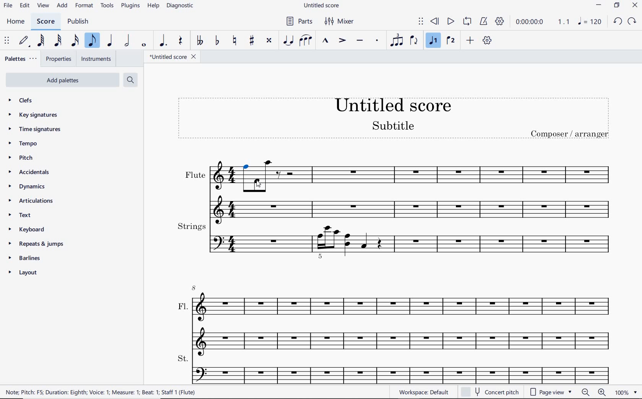  What do you see at coordinates (450, 41) in the screenshot?
I see `VOICE 2` at bounding box center [450, 41].